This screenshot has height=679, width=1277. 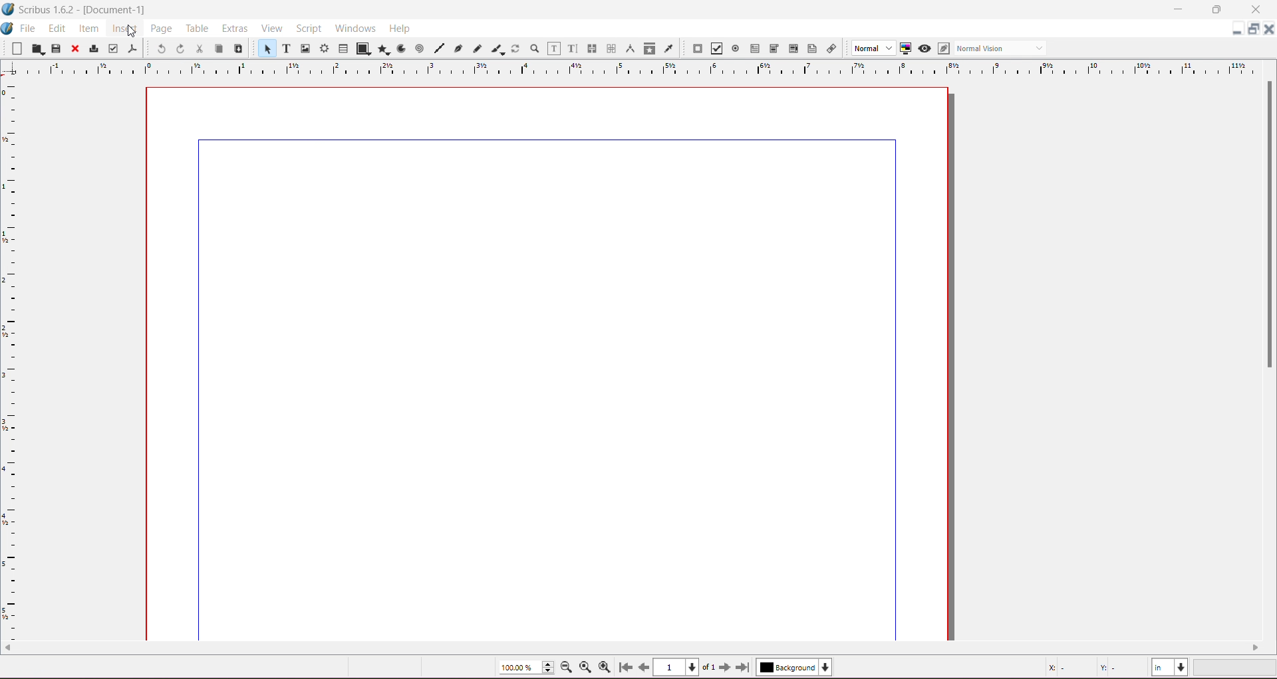 I want to click on Freehand Line, so click(x=478, y=48).